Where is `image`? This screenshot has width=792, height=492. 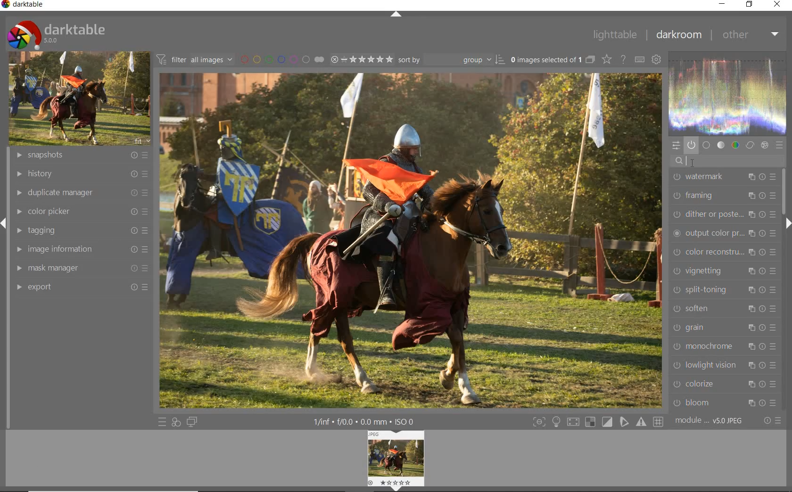
image is located at coordinates (77, 99).